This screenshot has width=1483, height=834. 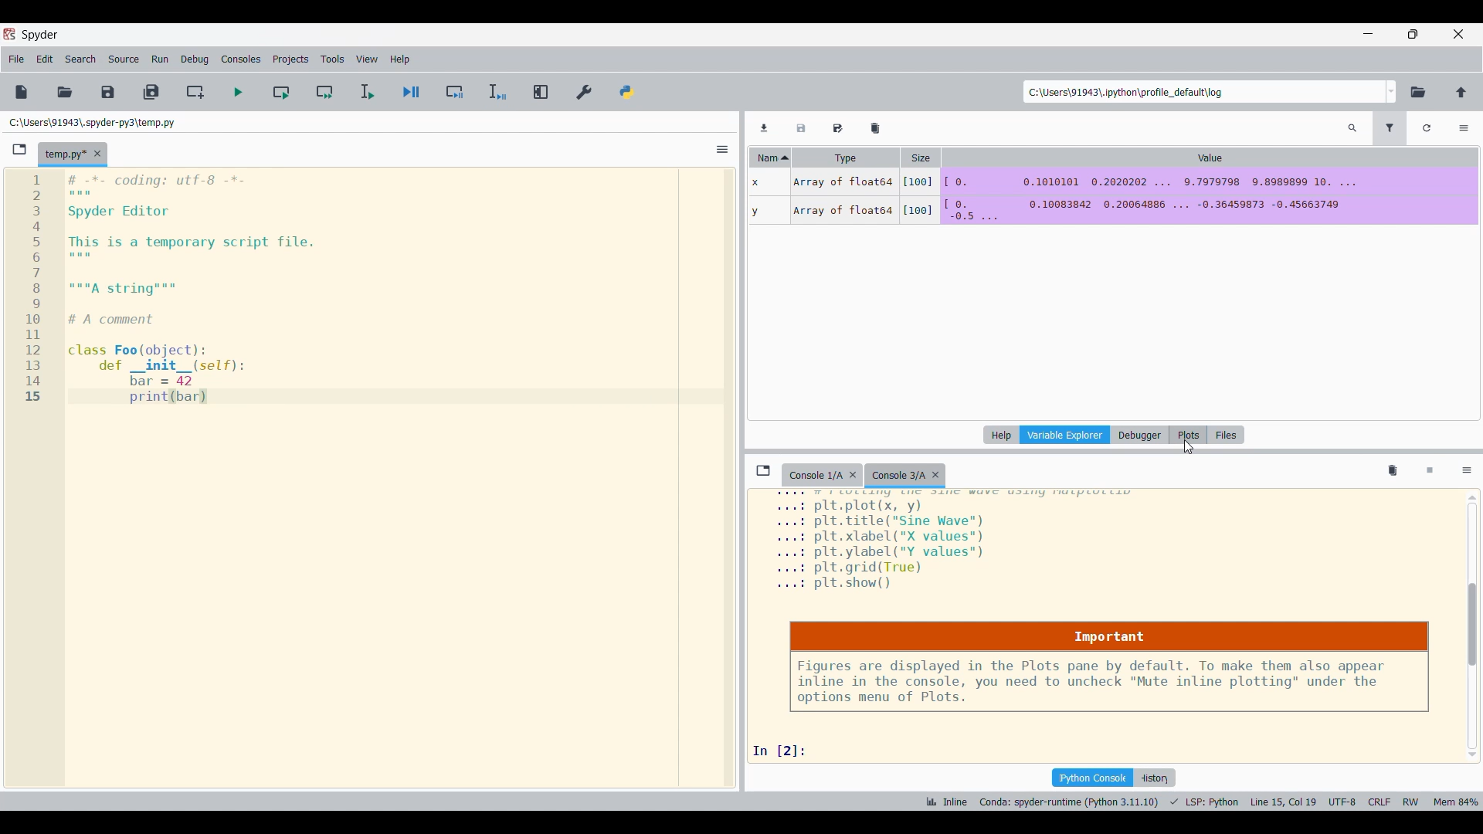 I want to click on UTF-8, so click(x=1342, y=801).